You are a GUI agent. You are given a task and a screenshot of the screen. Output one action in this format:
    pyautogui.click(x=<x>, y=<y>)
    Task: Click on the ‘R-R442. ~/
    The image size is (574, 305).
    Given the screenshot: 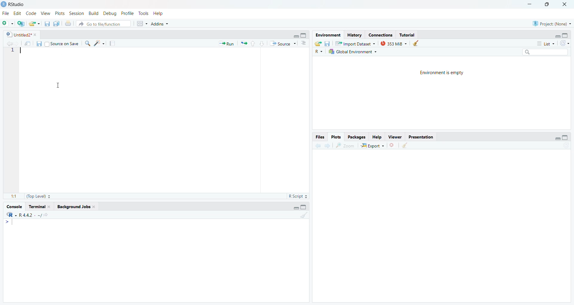 What is the action you would take?
    pyautogui.click(x=29, y=216)
    